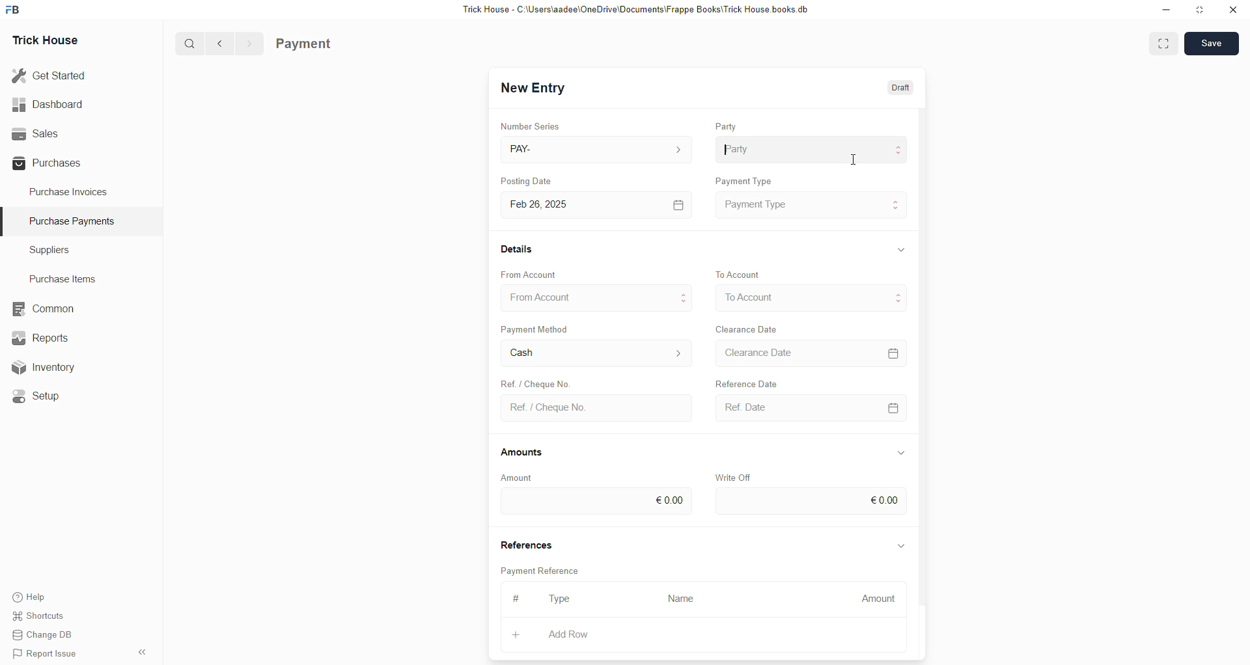  What do you see at coordinates (897, 90) in the screenshot?
I see `Draft` at bounding box center [897, 90].